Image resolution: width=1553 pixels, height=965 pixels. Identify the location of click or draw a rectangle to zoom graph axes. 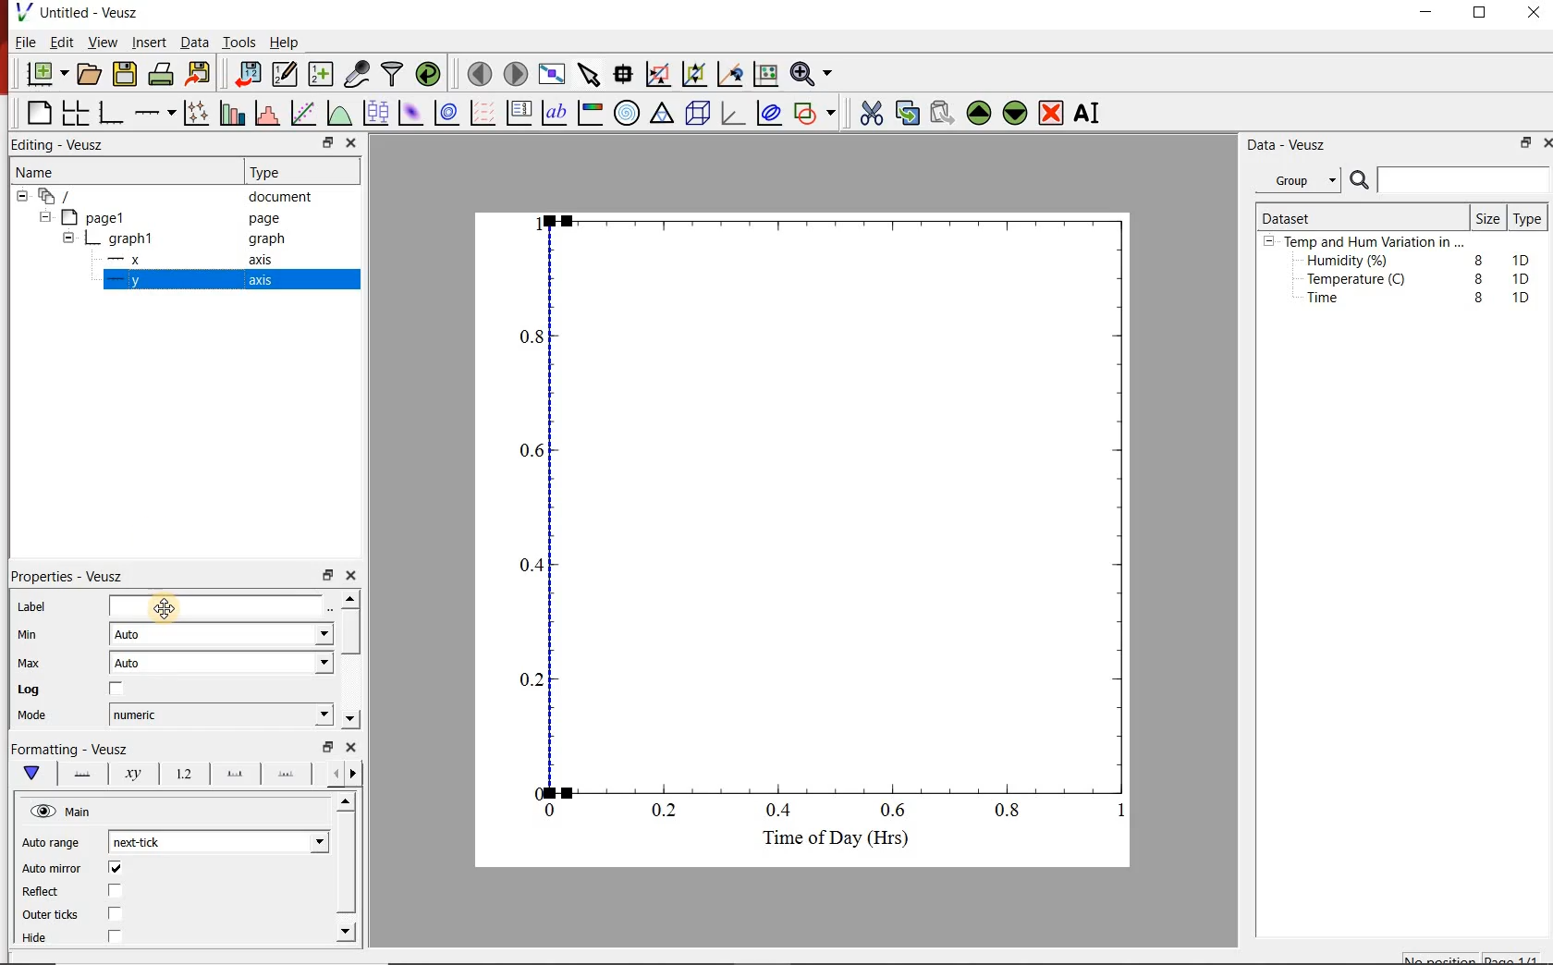
(661, 75).